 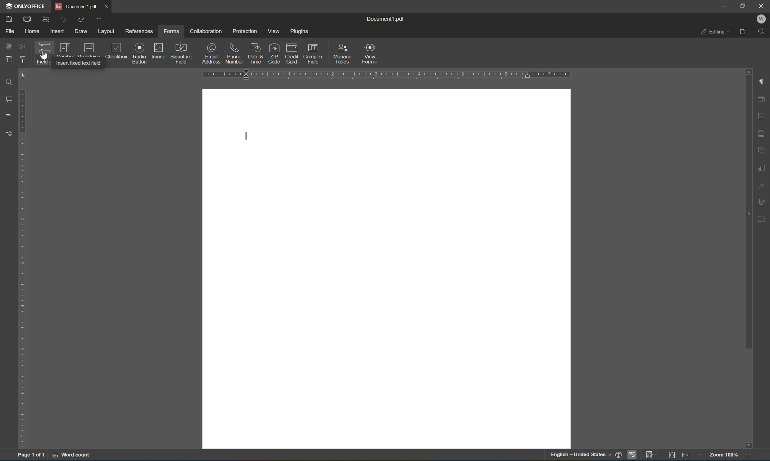 What do you see at coordinates (9, 20) in the screenshot?
I see `save` at bounding box center [9, 20].